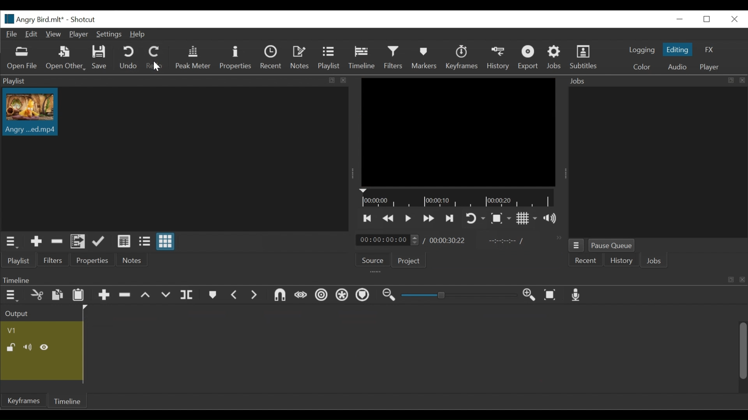  I want to click on Recent, so click(272, 57).